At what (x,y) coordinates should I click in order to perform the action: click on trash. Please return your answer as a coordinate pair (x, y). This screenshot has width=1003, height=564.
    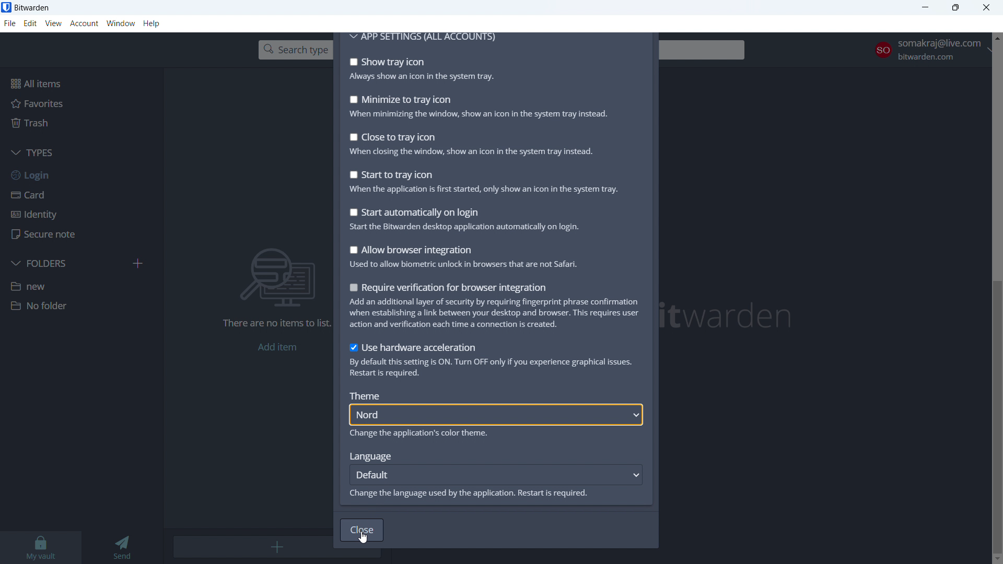
    Looking at the image, I should click on (80, 123).